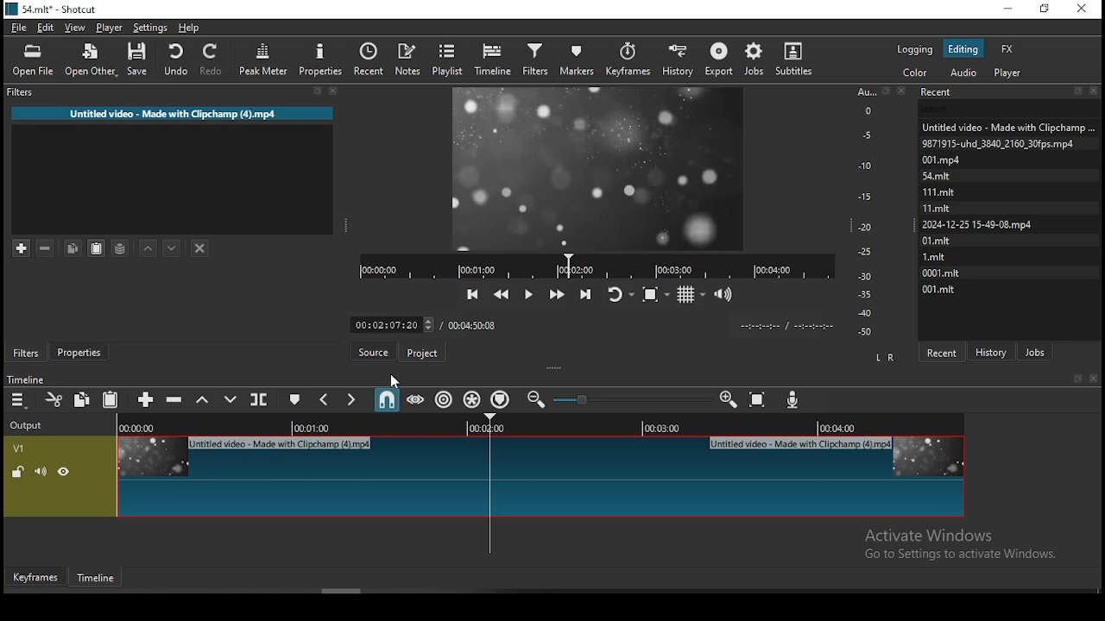 This screenshot has width=1105, height=621. Describe the element at coordinates (444, 401) in the screenshot. I see `ripple` at that location.